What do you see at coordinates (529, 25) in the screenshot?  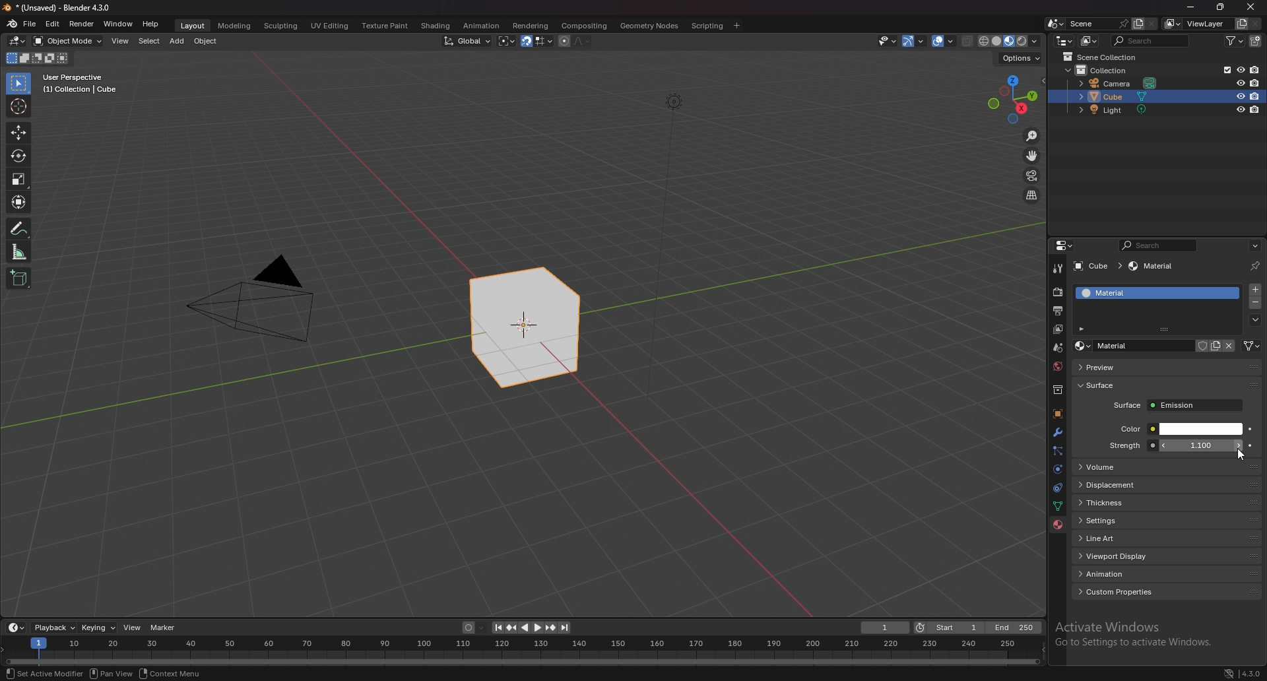 I see `rendering` at bounding box center [529, 25].